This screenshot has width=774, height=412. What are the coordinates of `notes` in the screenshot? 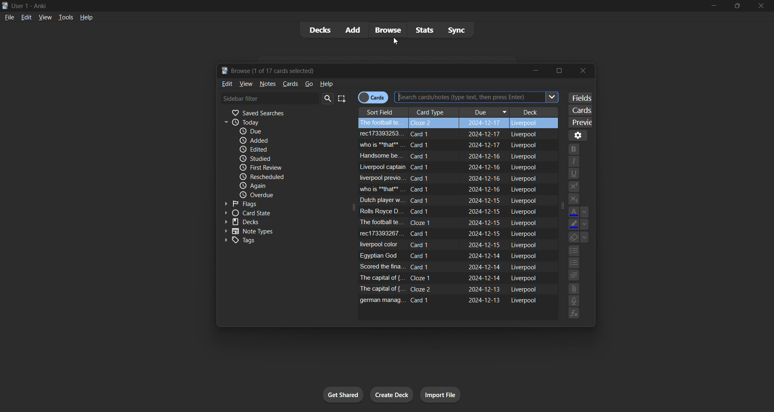 It's located at (268, 84).